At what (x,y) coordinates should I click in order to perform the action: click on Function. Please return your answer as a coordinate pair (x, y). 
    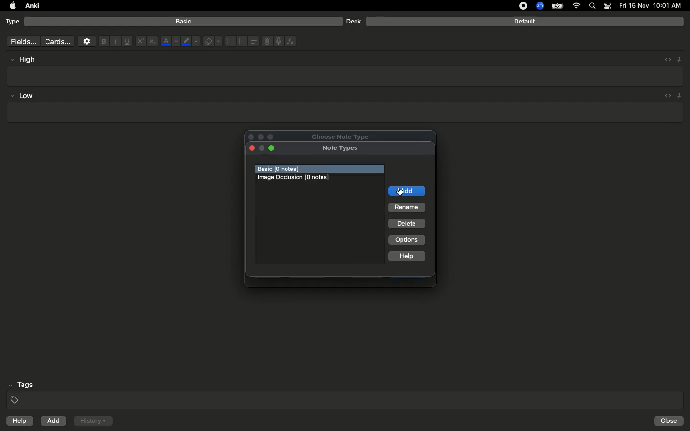
    Looking at the image, I should click on (291, 41).